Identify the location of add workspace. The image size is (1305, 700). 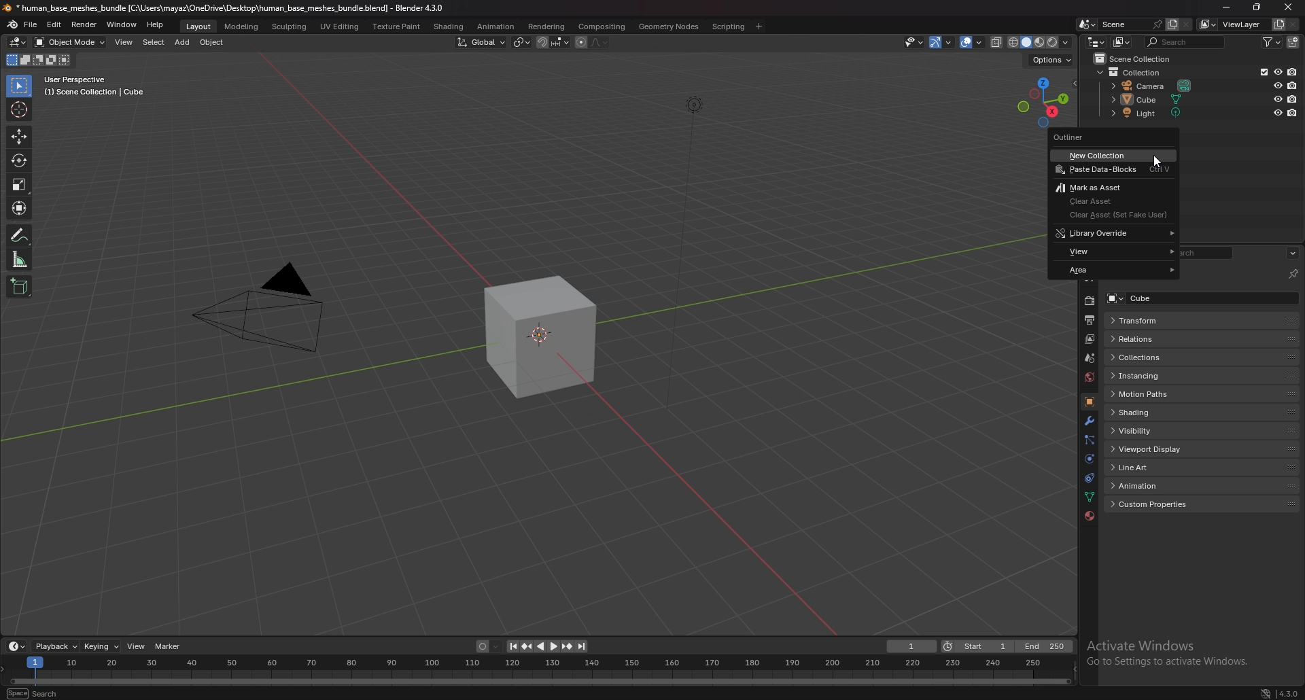
(757, 27).